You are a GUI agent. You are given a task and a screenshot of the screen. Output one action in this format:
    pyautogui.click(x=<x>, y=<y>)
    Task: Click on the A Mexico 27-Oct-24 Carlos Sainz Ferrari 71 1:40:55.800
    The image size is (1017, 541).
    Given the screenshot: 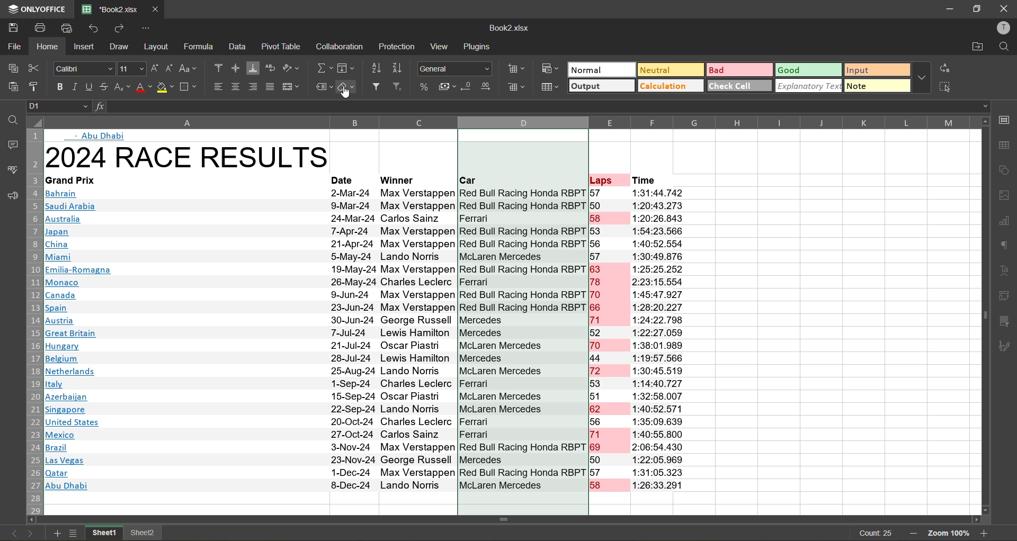 What is the action you would take?
    pyautogui.click(x=365, y=435)
    